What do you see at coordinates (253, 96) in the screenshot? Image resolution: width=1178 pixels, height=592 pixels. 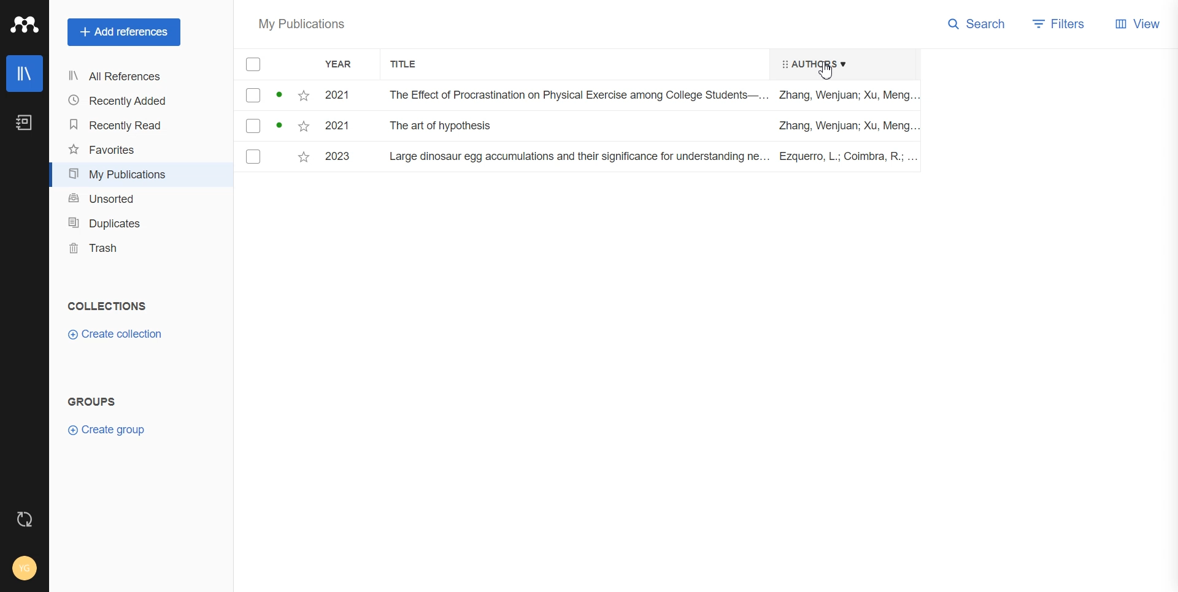 I see `Checkmark` at bounding box center [253, 96].